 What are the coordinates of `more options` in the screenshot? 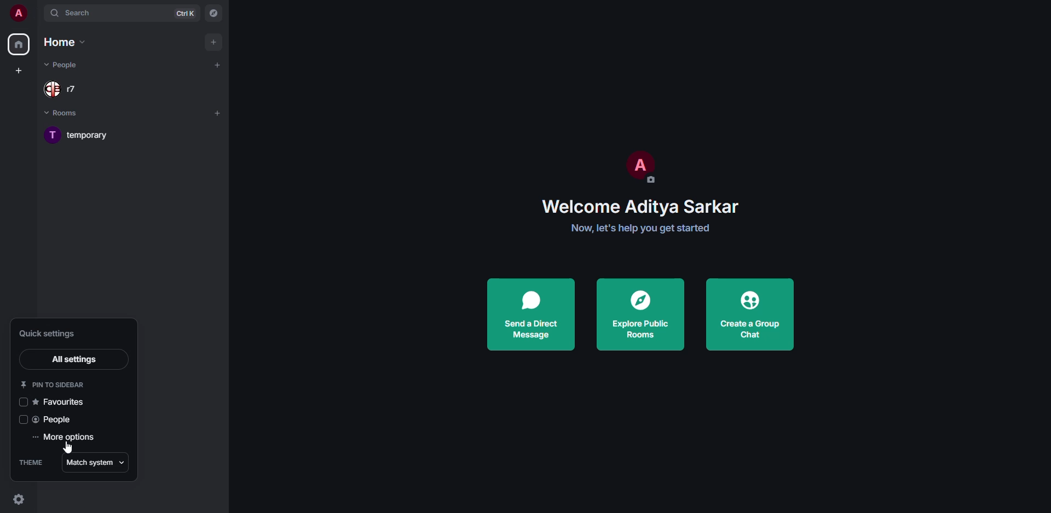 It's located at (63, 437).